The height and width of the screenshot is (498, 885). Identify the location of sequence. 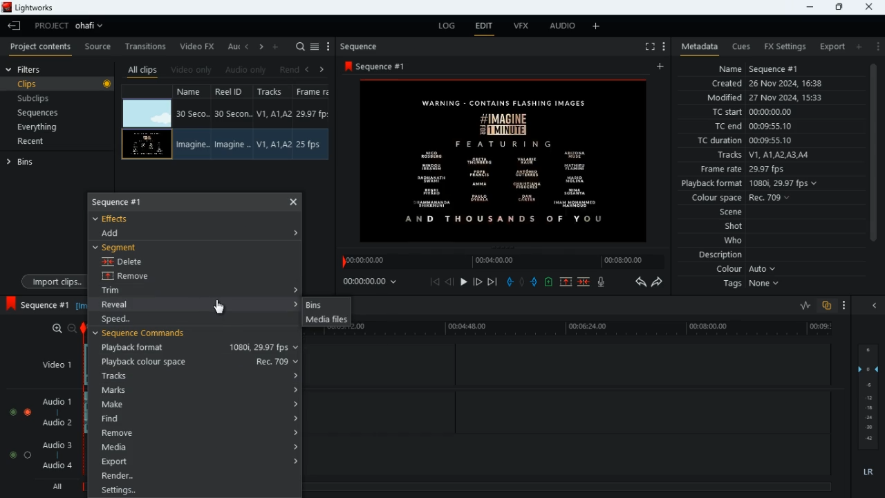
(379, 66).